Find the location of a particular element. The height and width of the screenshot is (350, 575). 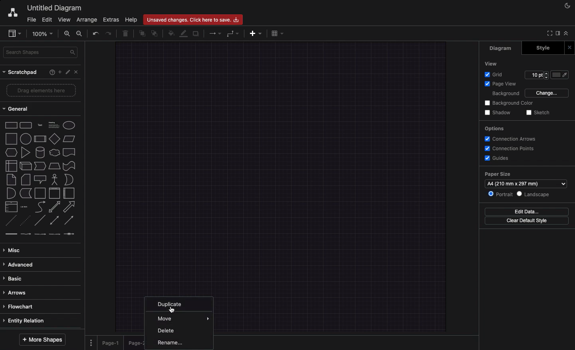

Duplicate is located at coordinates (171, 304).